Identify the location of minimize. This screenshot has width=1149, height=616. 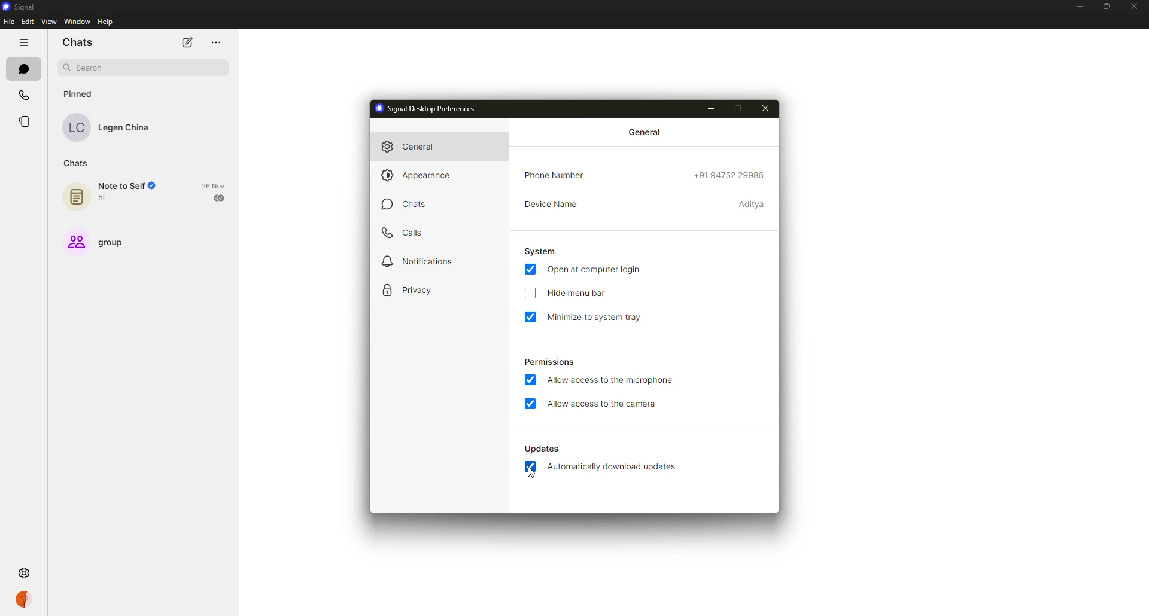
(1076, 7).